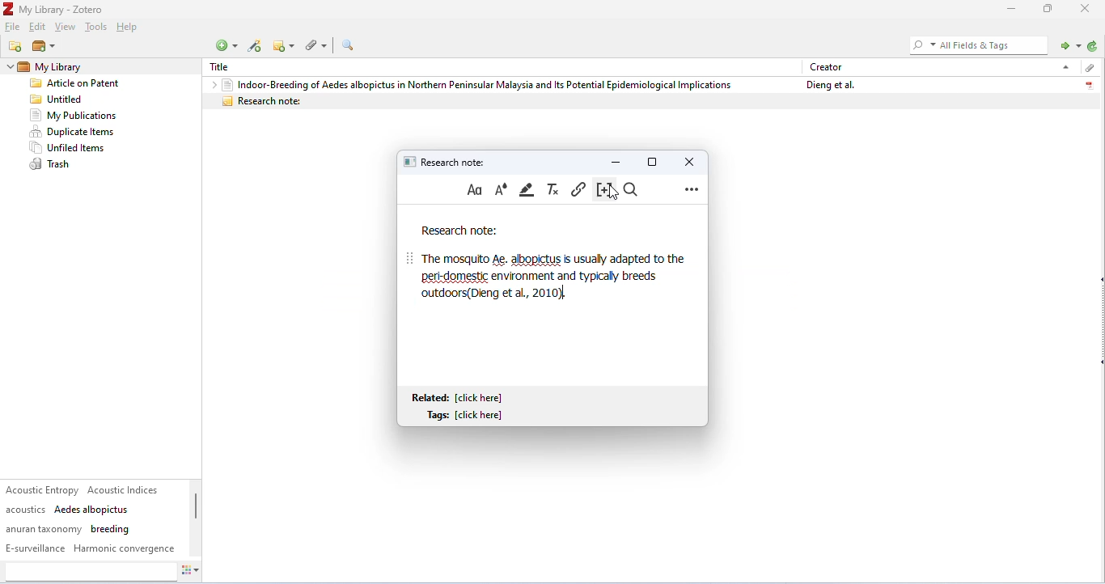  What do you see at coordinates (554, 189) in the screenshot?
I see `clear formatting` at bounding box center [554, 189].